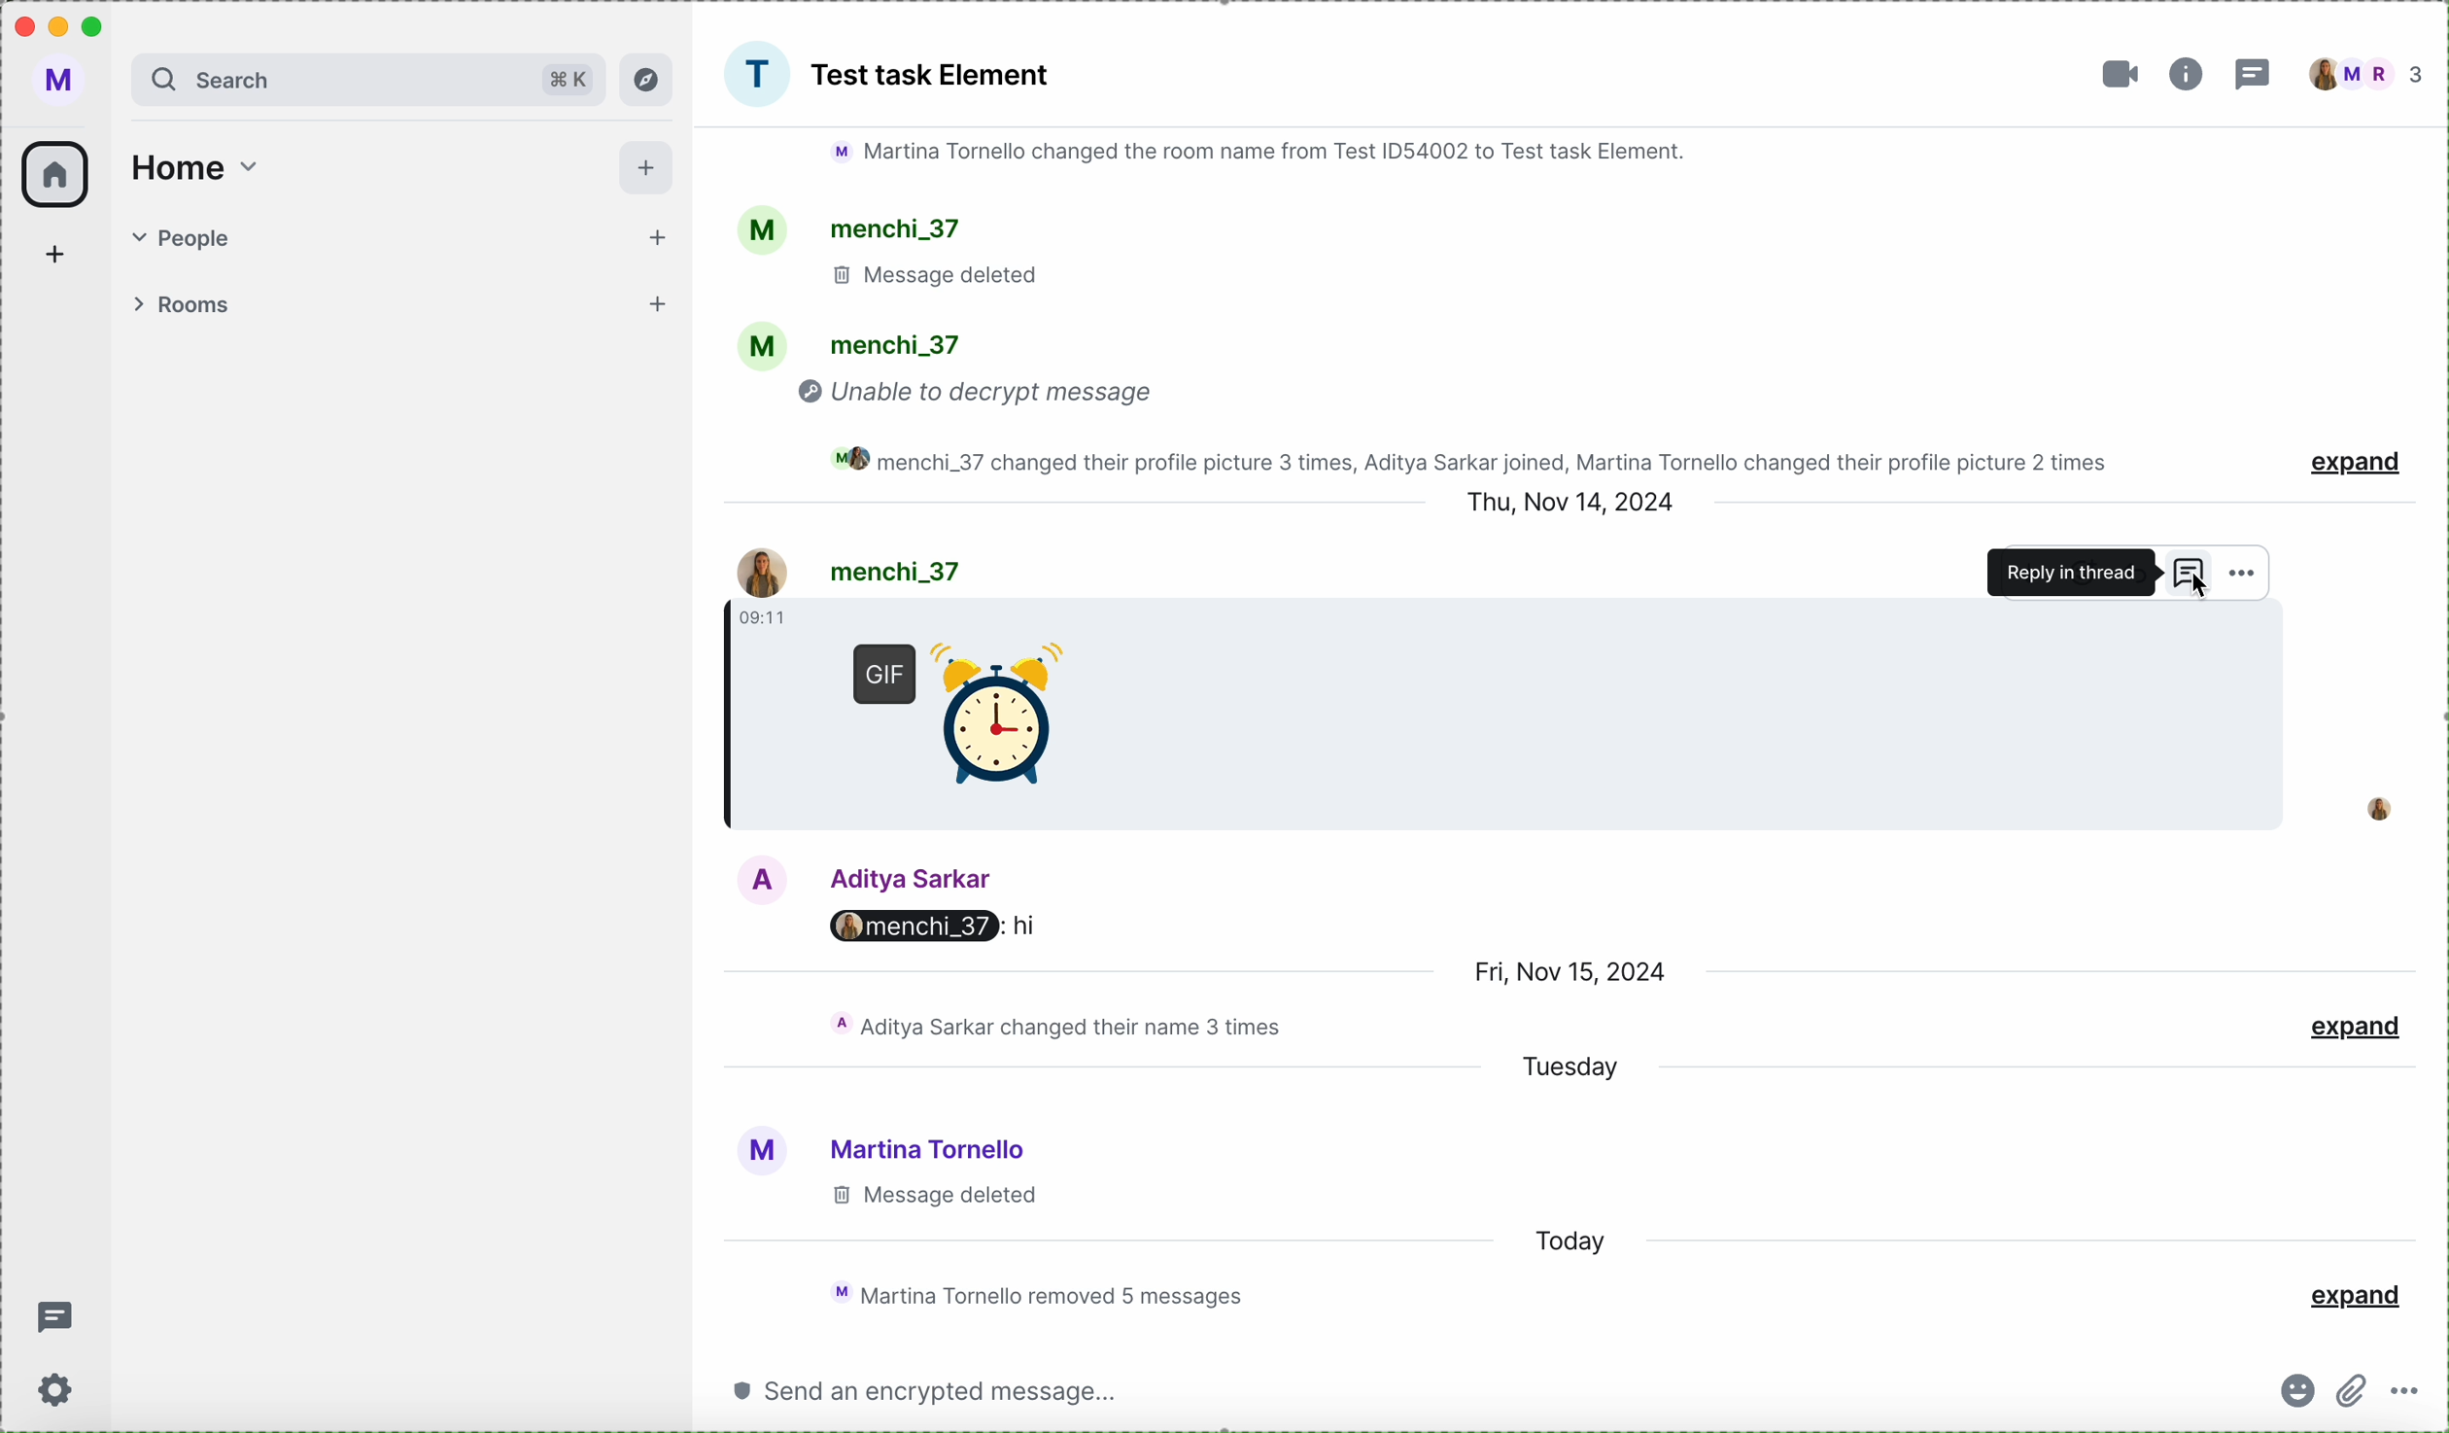 Image resolution: width=2449 pixels, height=1433 pixels. Describe the element at coordinates (879, 1145) in the screenshot. I see `user` at that location.